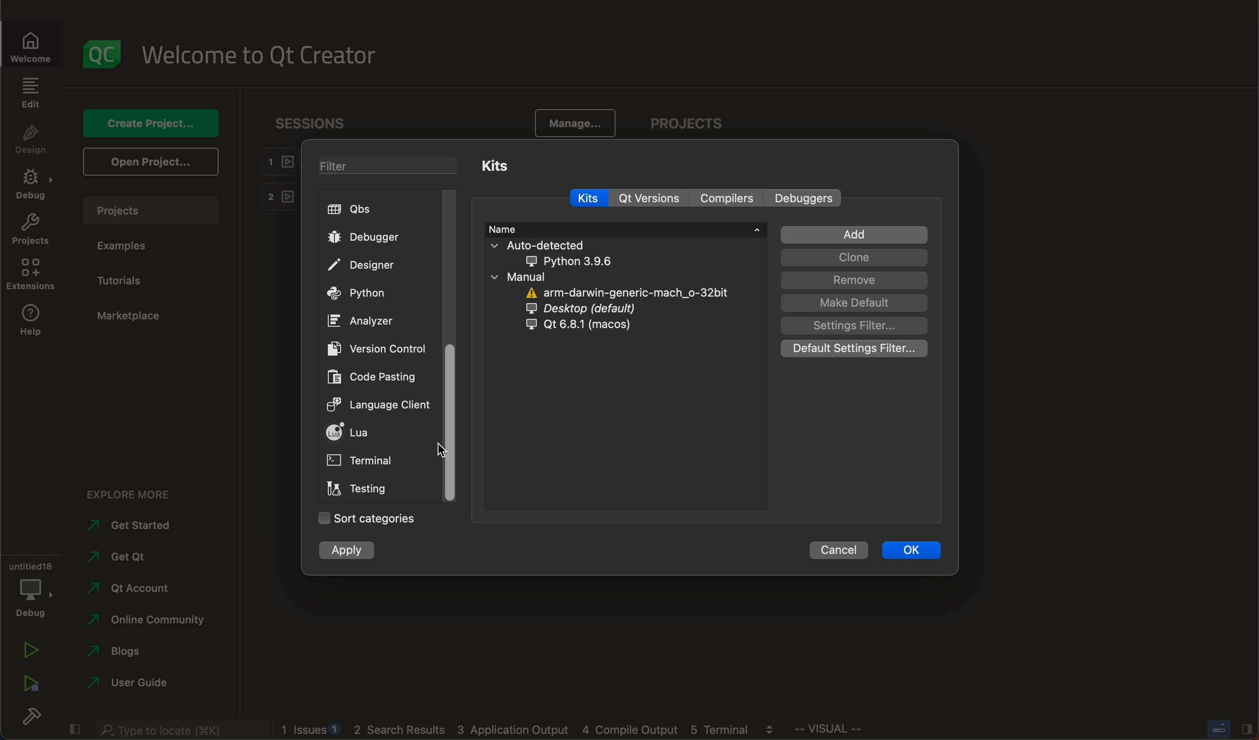 Image resolution: width=1259 pixels, height=740 pixels. I want to click on ok, so click(908, 550).